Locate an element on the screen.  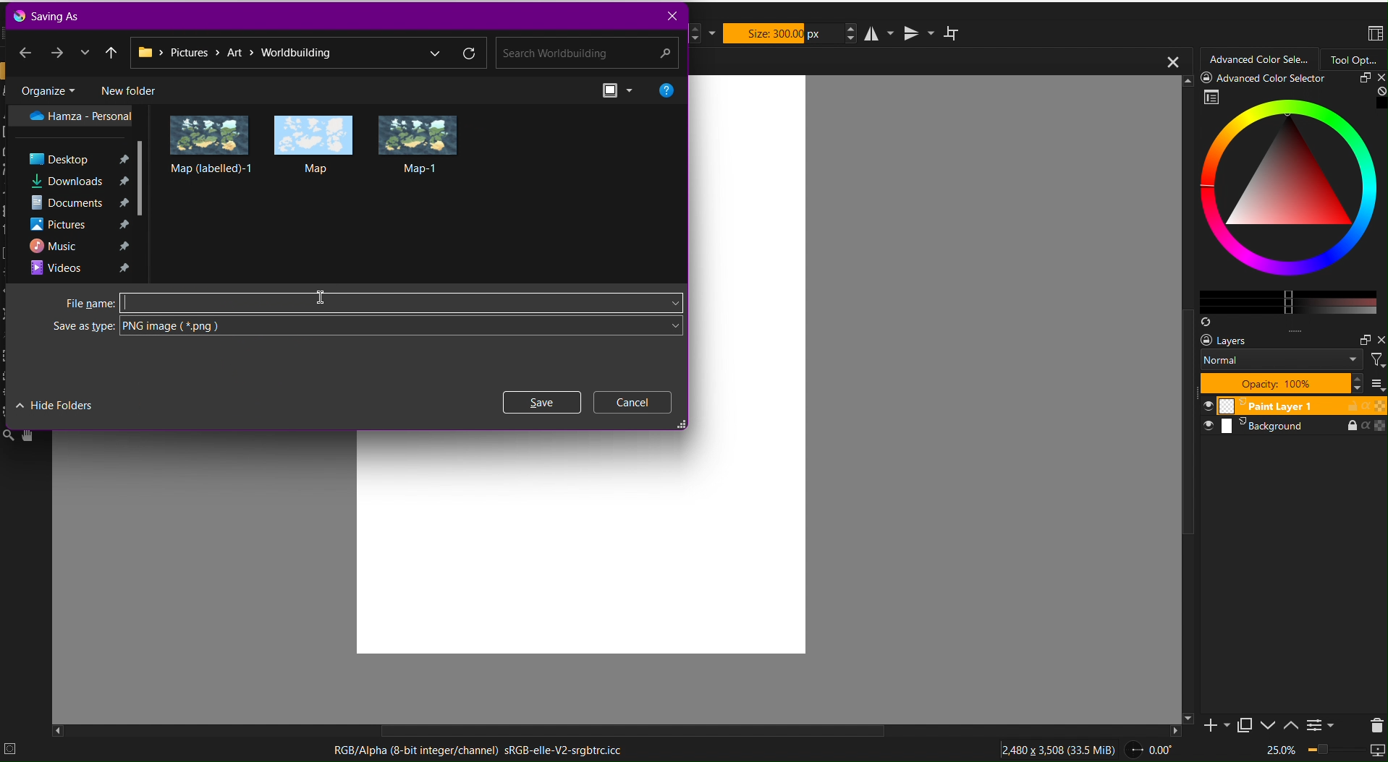
Folders is located at coordinates (82, 192).